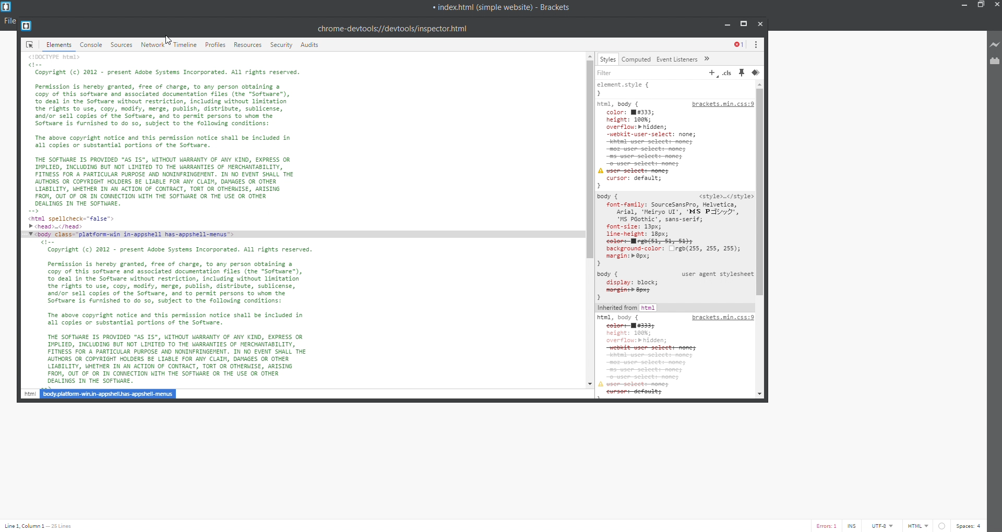 The width and height of the screenshot is (1002, 532). What do you see at coordinates (109, 394) in the screenshot?
I see `body.platform-win.in=appshell.has=appshell-menus` at bounding box center [109, 394].